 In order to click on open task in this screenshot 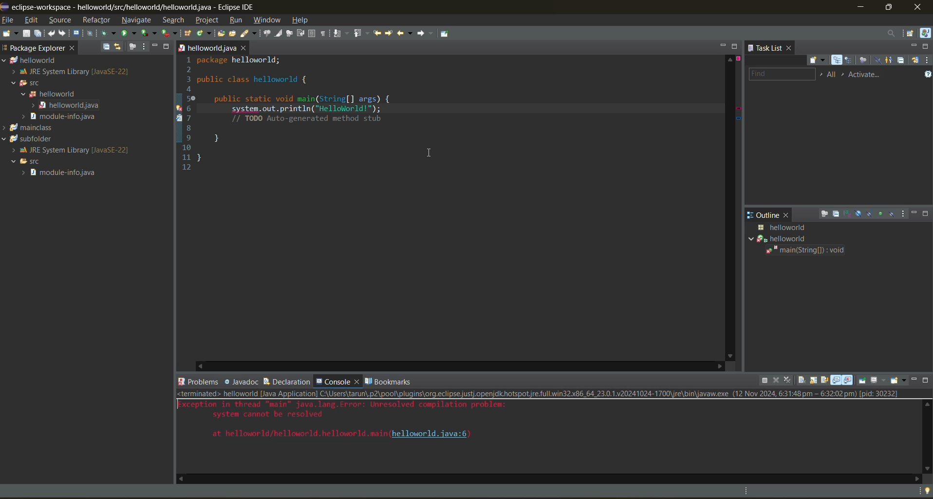, I will do `click(233, 33)`.